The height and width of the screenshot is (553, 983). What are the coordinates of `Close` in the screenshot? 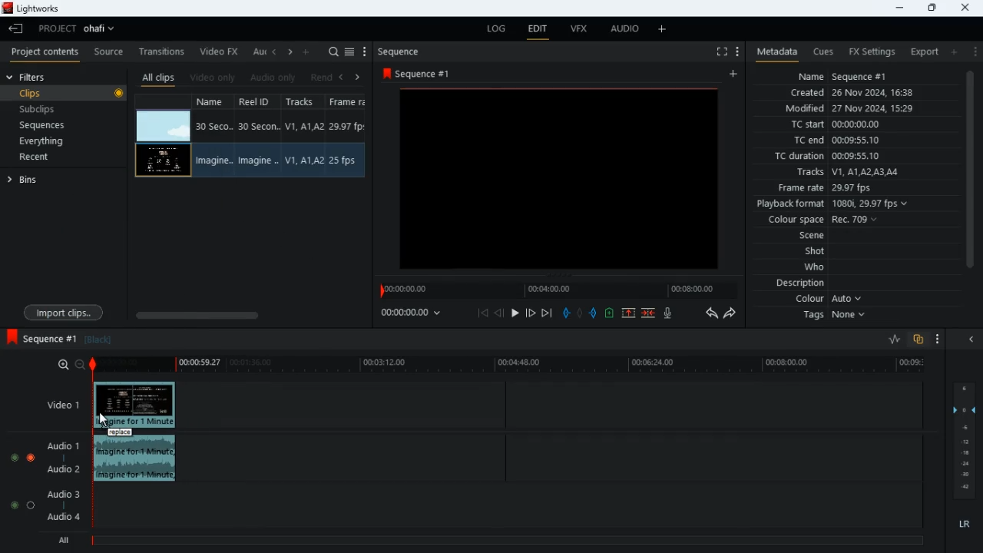 It's located at (966, 8).